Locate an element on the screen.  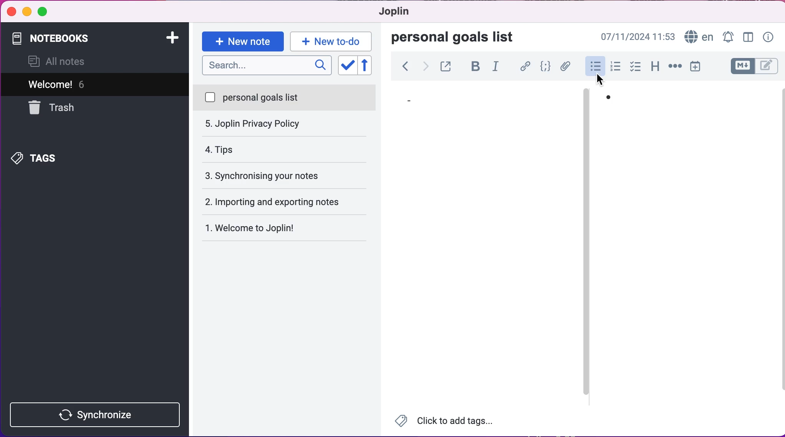
tips is located at coordinates (283, 124).